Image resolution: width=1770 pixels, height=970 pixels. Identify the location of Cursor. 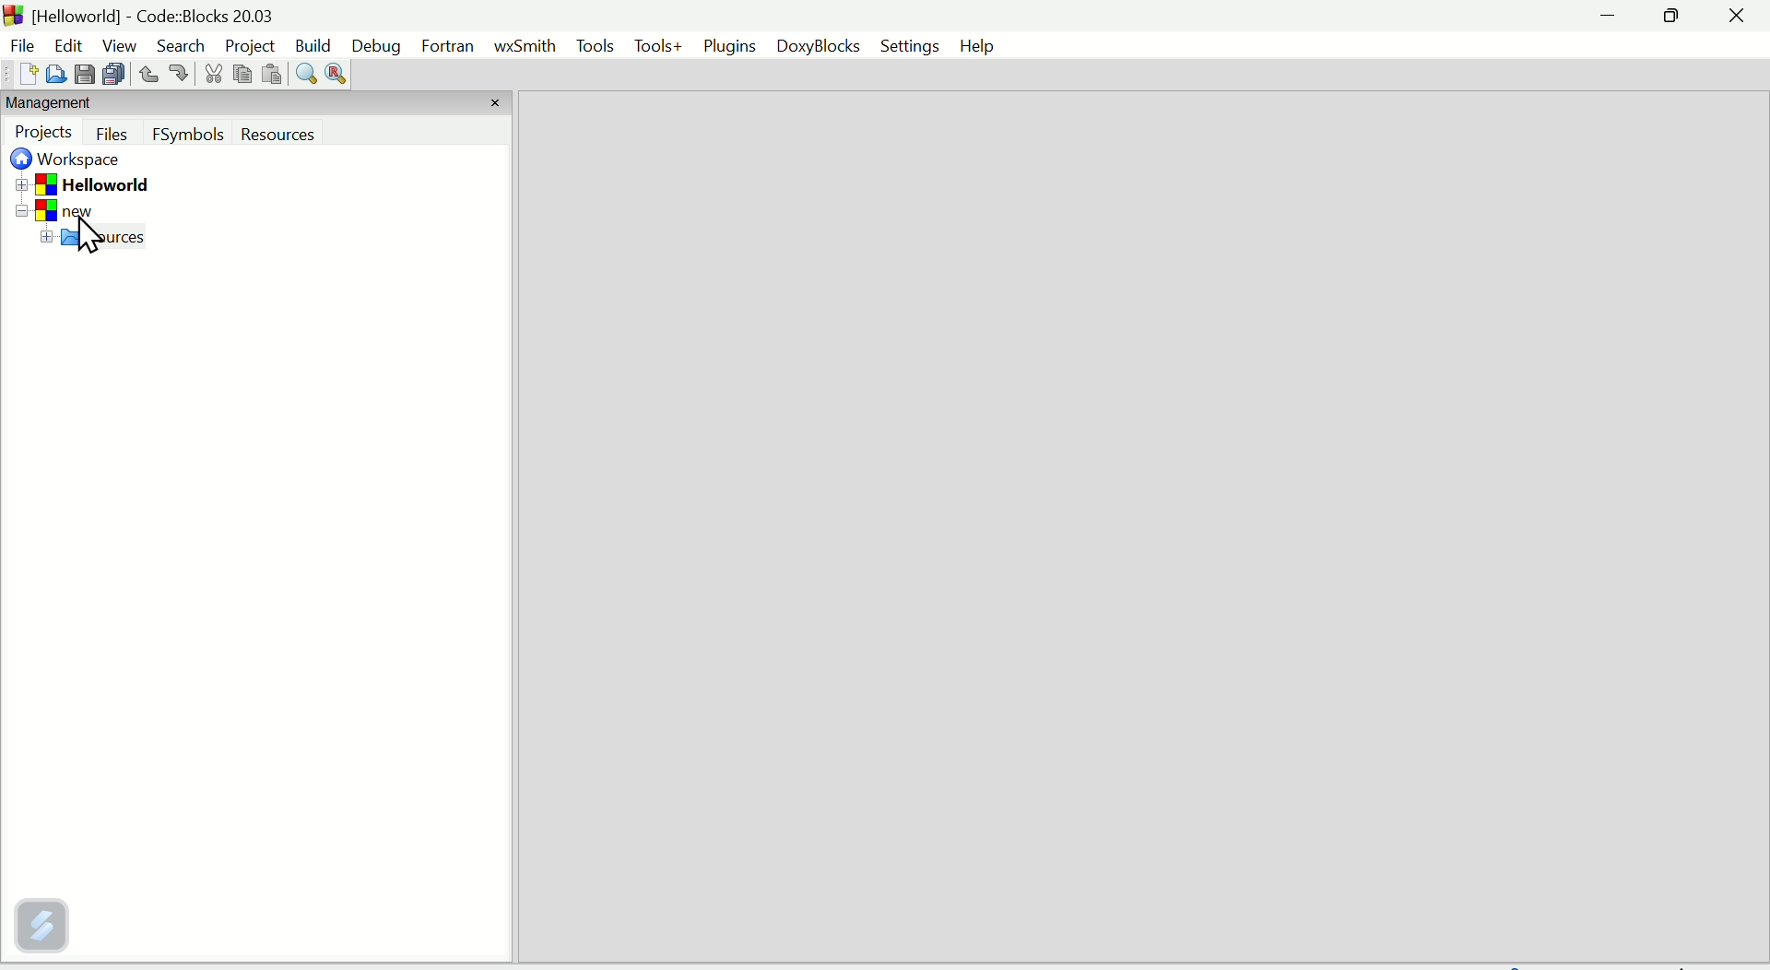
(86, 235).